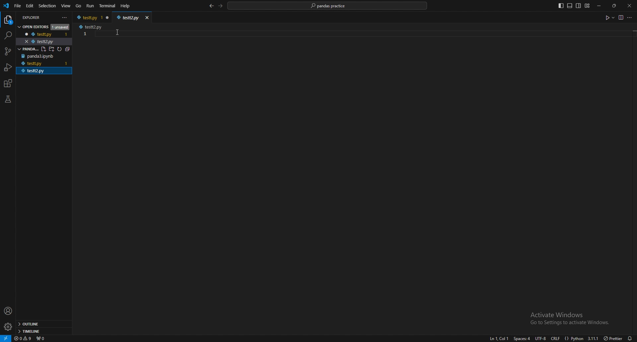 This screenshot has height=342, width=637. What do you see at coordinates (8, 84) in the screenshot?
I see `extensions` at bounding box center [8, 84].